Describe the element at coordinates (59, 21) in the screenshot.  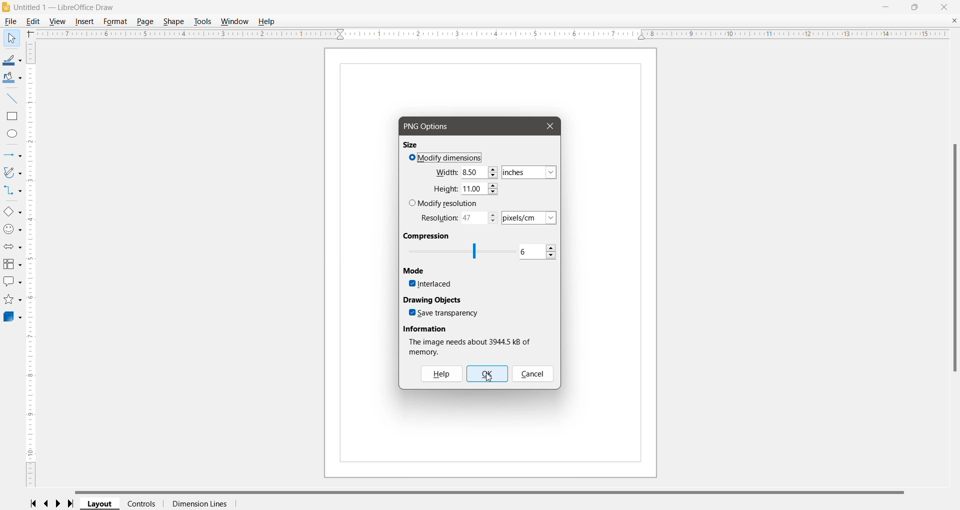
I see `View` at that location.